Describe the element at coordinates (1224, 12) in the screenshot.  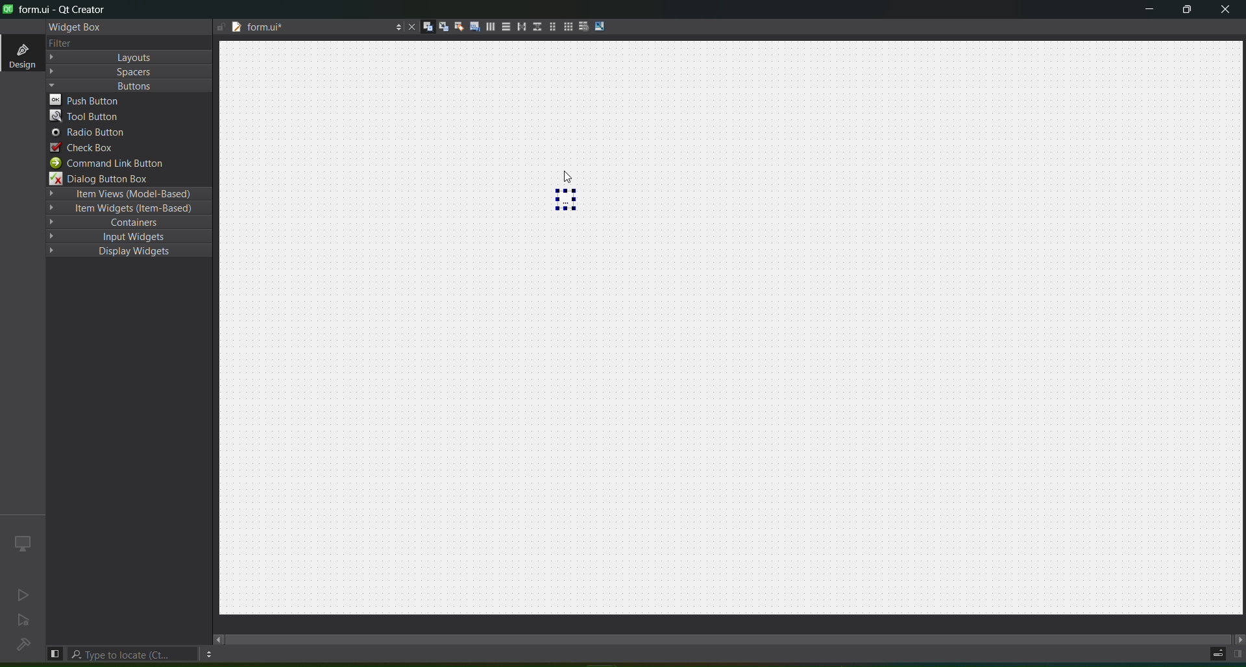
I see `close` at that location.